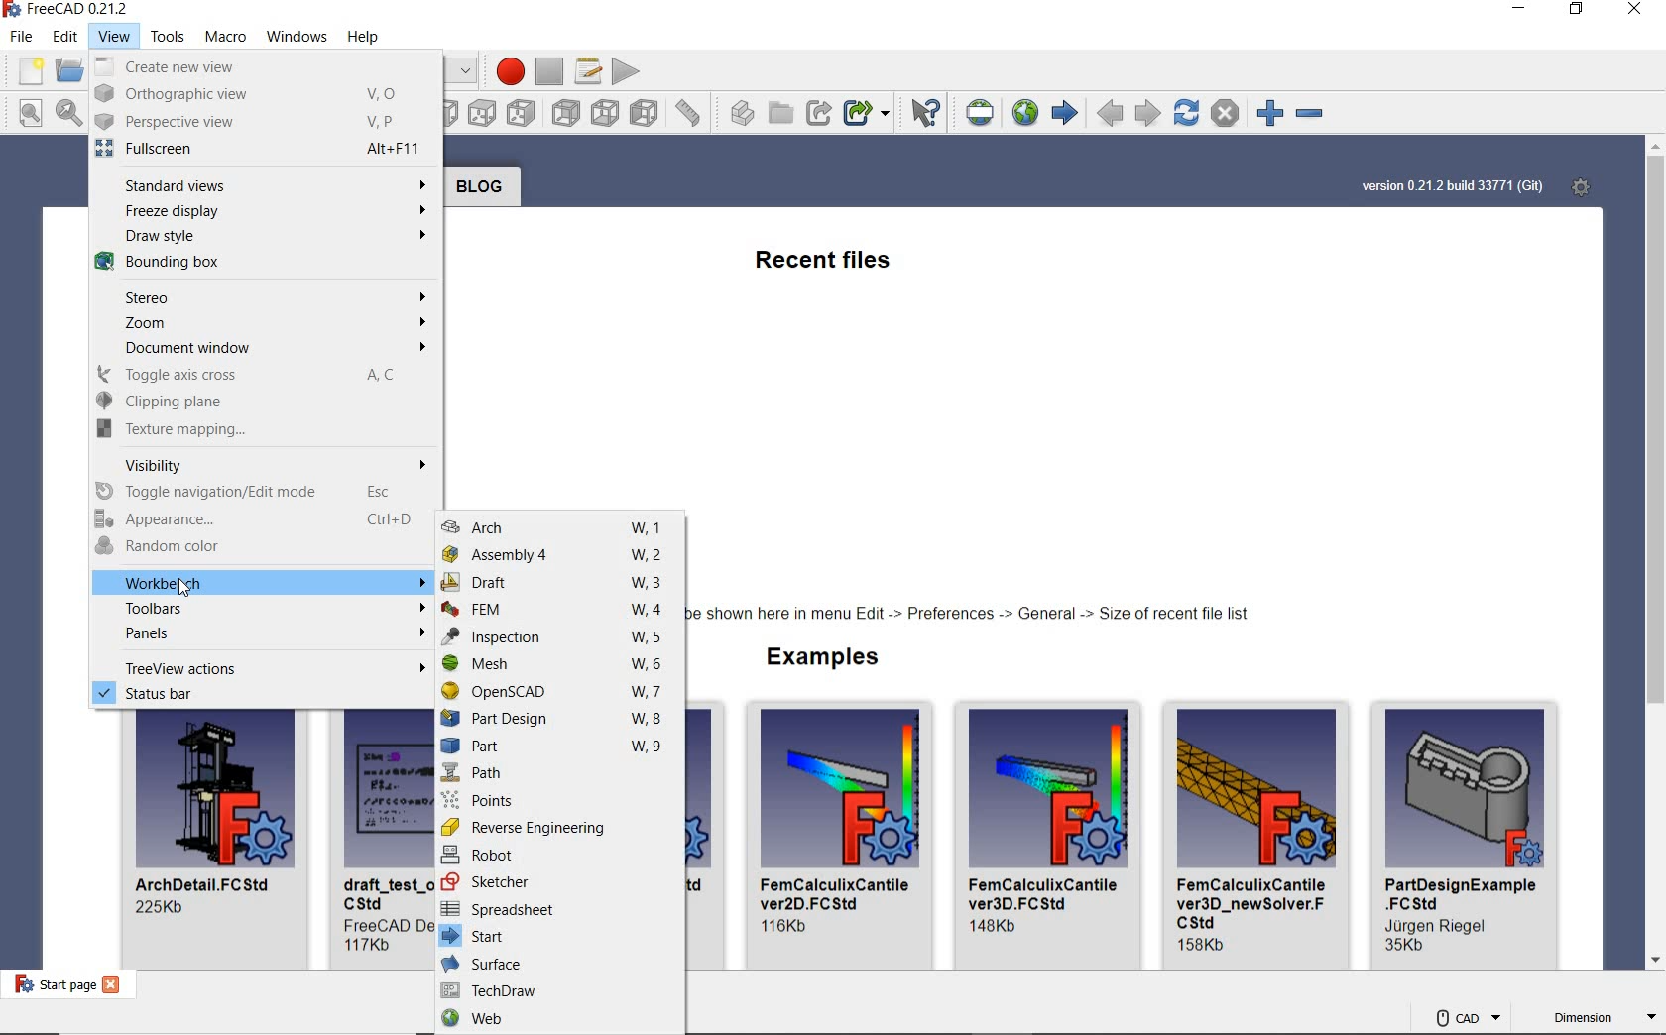 This screenshot has height=1035, width=1666. What do you see at coordinates (263, 578) in the screenshot?
I see `workbench` at bounding box center [263, 578].